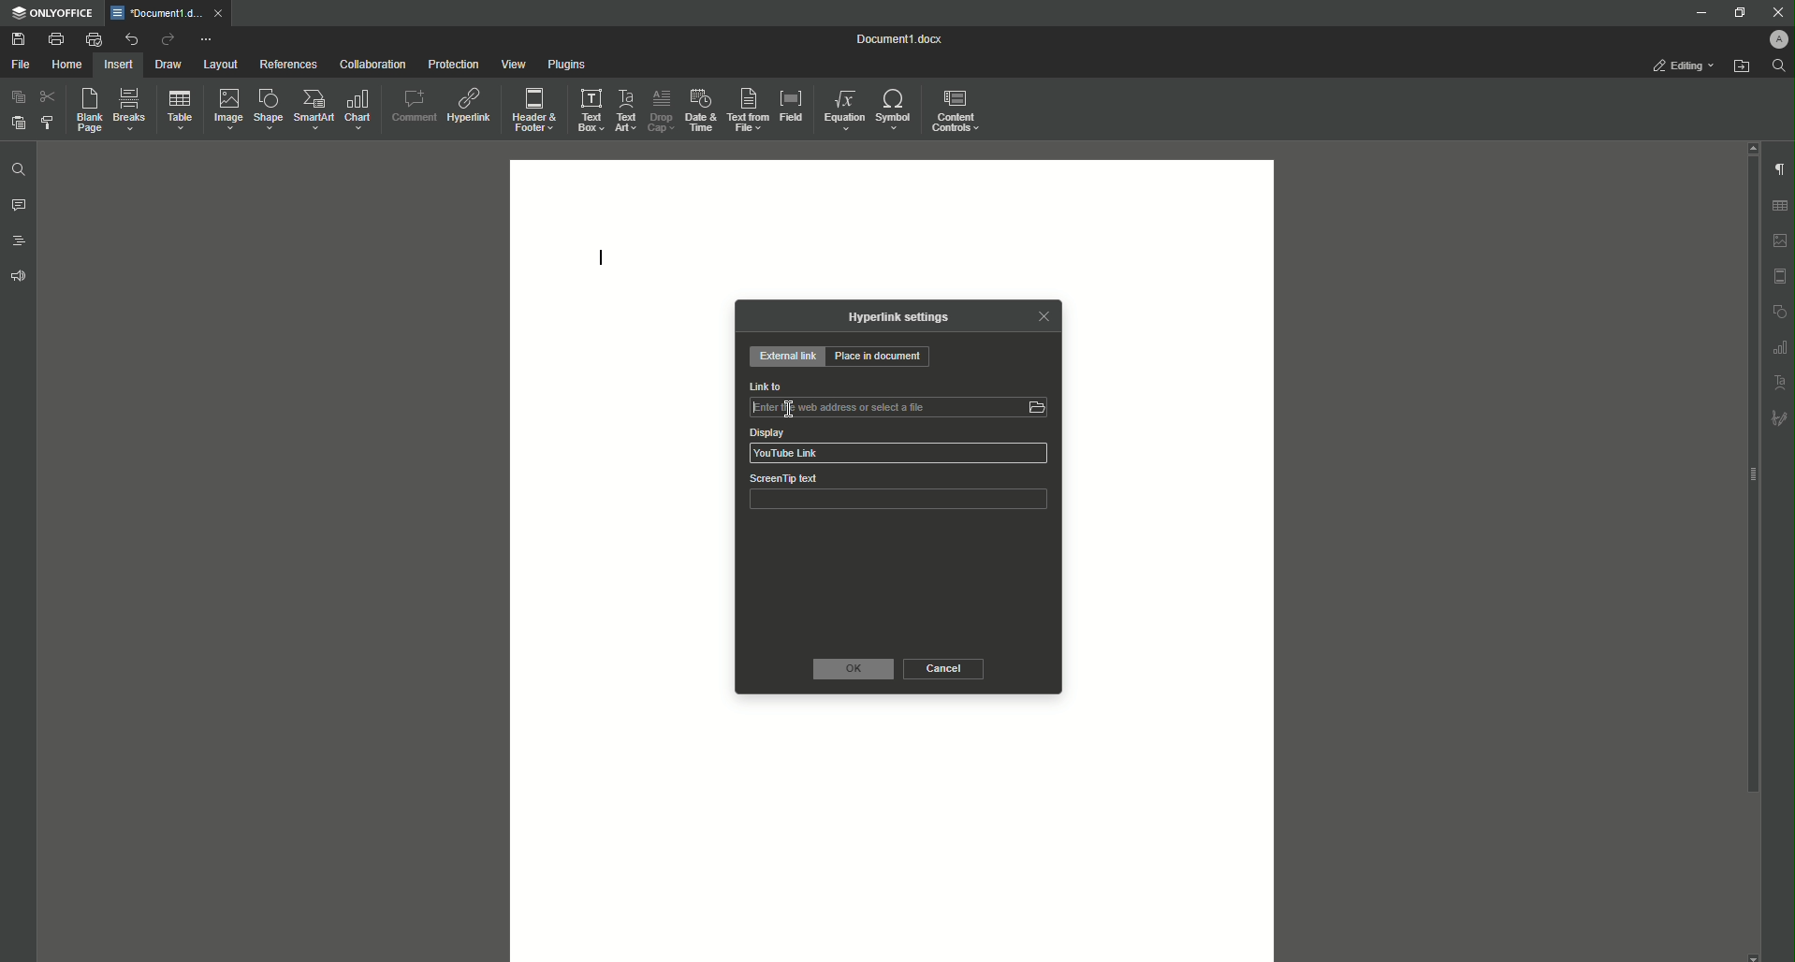 The width and height of the screenshot is (1795, 962). I want to click on Find, so click(1779, 66).